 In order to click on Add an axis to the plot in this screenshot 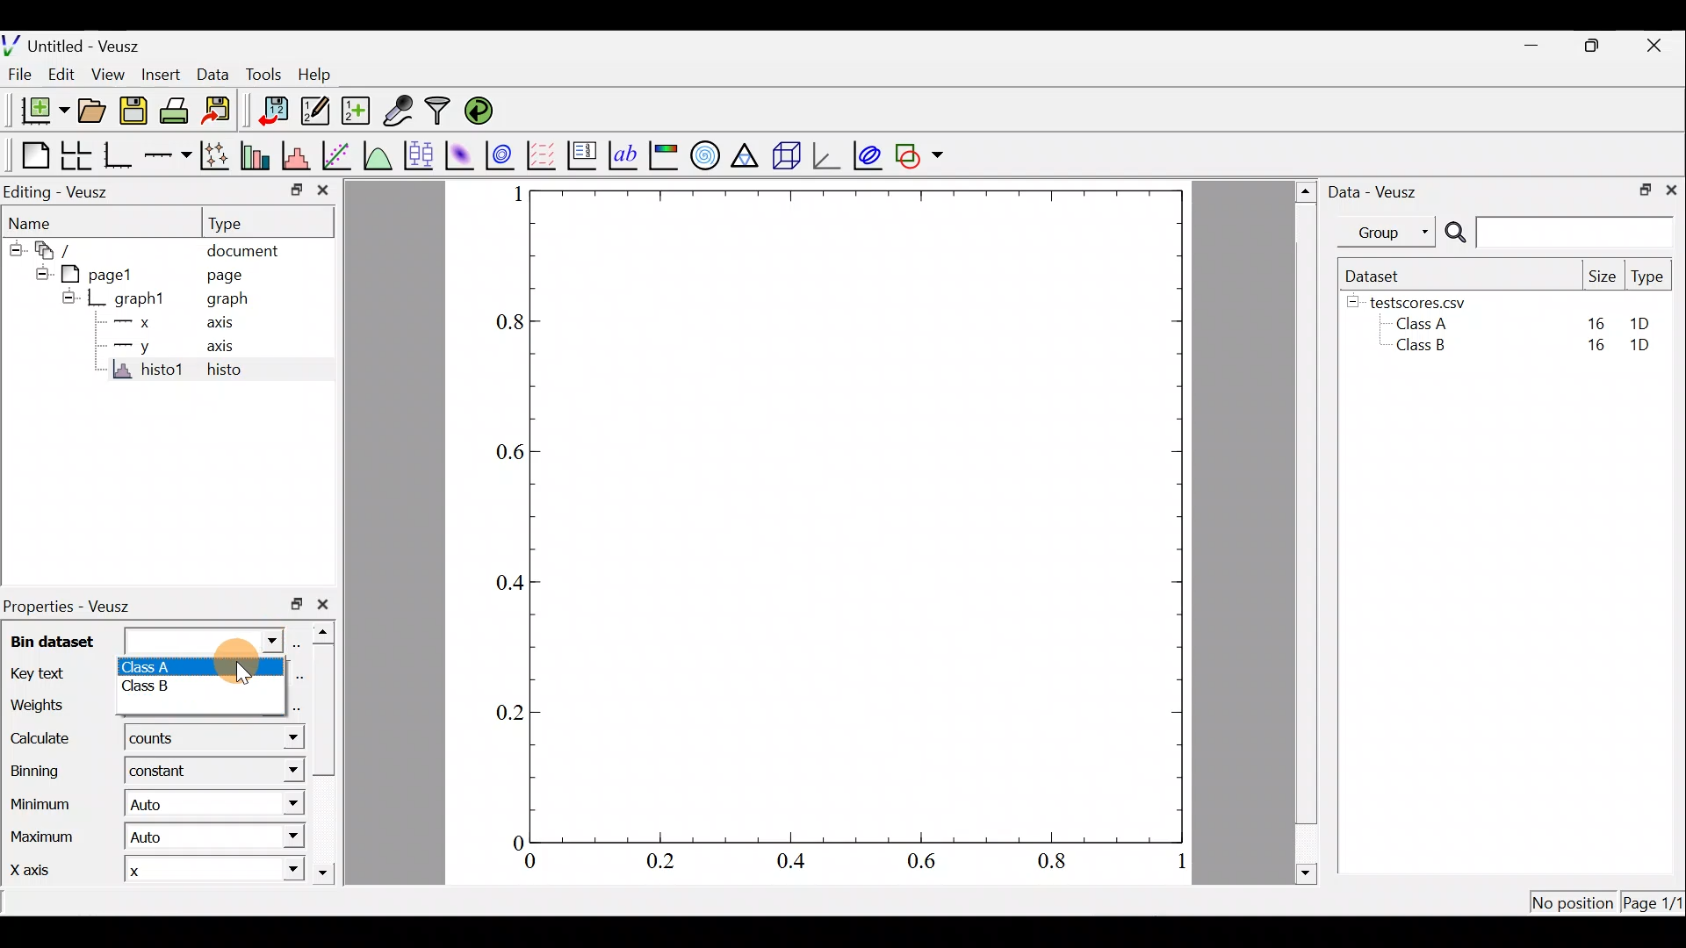, I will do `click(167, 156)`.